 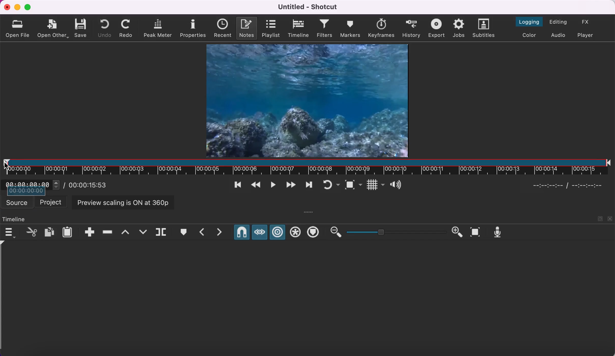 What do you see at coordinates (587, 23) in the screenshot?
I see `switch to the effects layout` at bounding box center [587, 23].